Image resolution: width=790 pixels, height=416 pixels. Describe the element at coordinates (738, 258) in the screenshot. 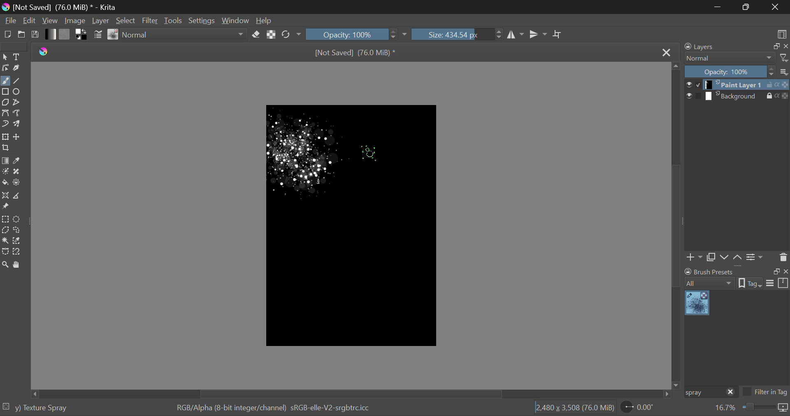

I see `Layer Movement up` at that location.